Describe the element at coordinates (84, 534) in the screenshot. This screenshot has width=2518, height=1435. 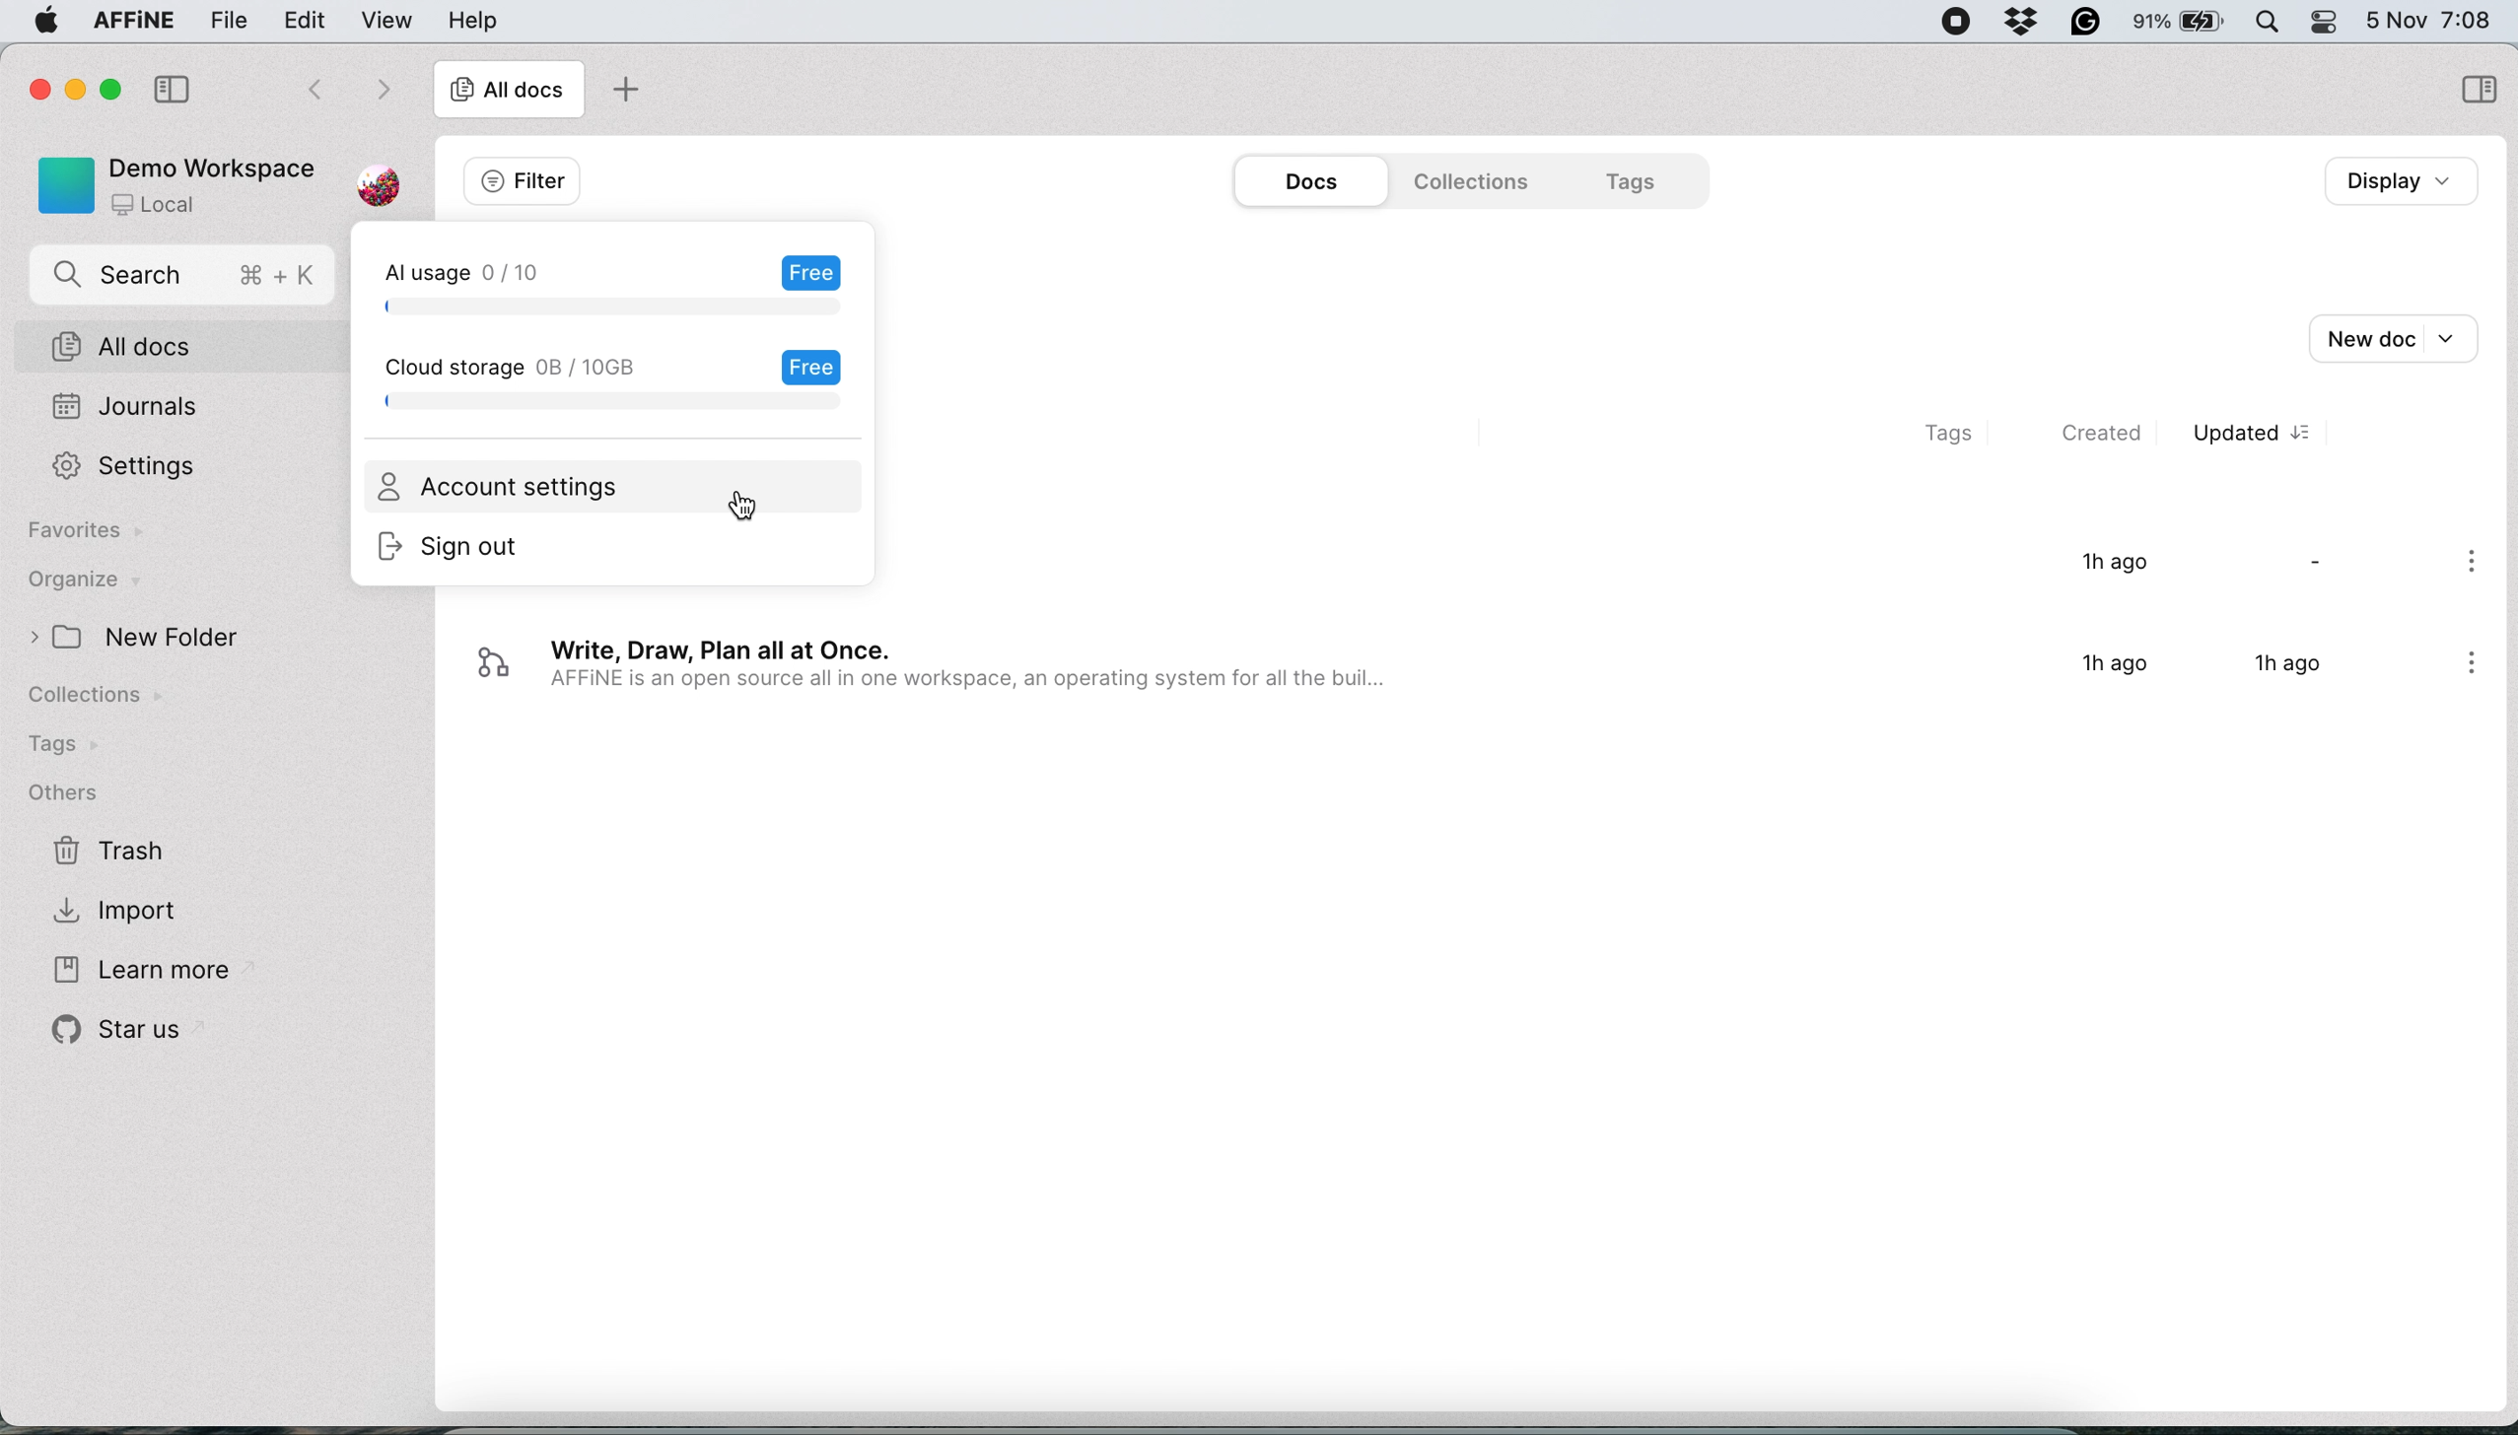
I see `favorites` at that location.